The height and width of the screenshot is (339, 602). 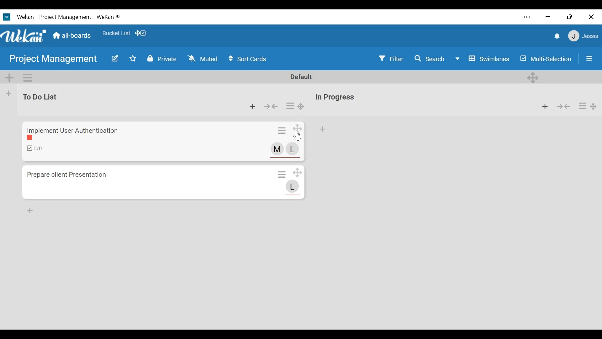 What do you see at coordinates (594, 106) in the screenshot?
I see `Desktop drag handle` at bounding box center [594, 106].